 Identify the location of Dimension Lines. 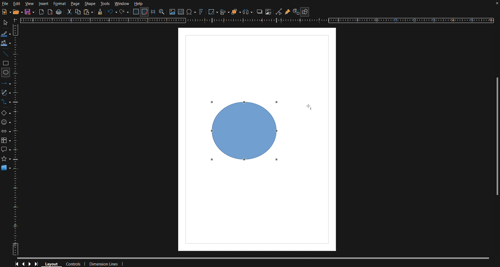
(104, 263).